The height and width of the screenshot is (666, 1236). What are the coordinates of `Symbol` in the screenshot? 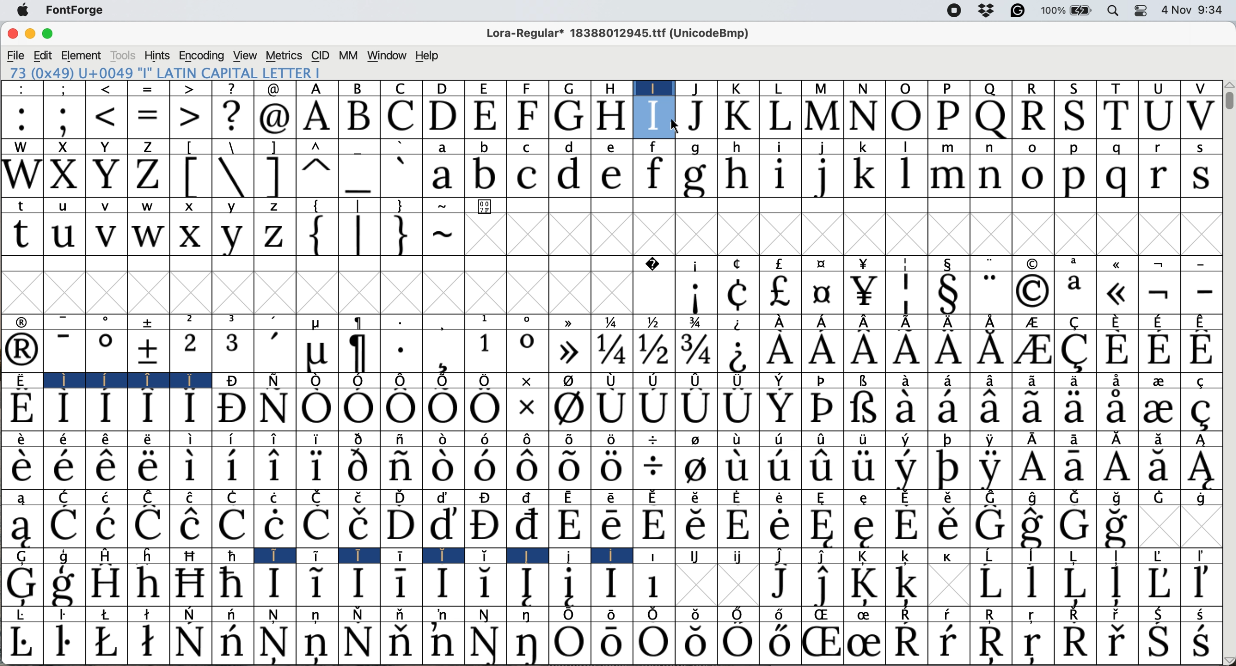 It's located at (738, 525).